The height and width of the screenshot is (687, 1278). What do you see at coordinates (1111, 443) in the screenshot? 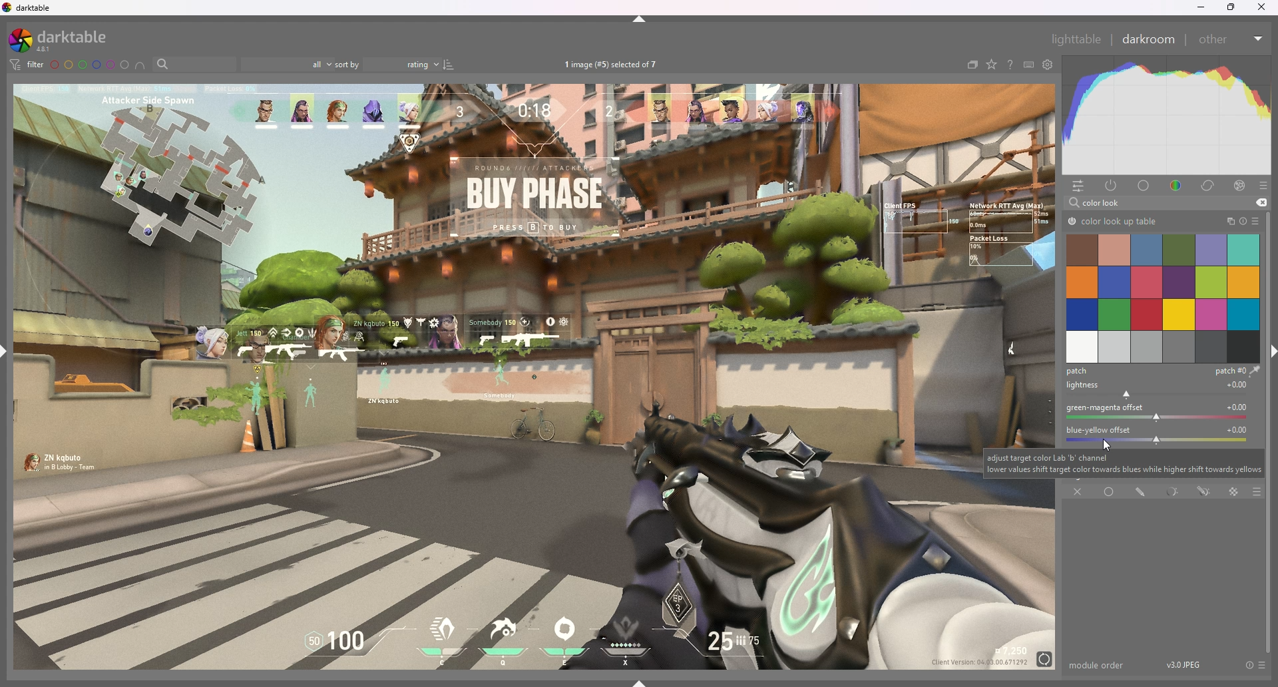
I see `cursor` at bounding box center [1111, 443].